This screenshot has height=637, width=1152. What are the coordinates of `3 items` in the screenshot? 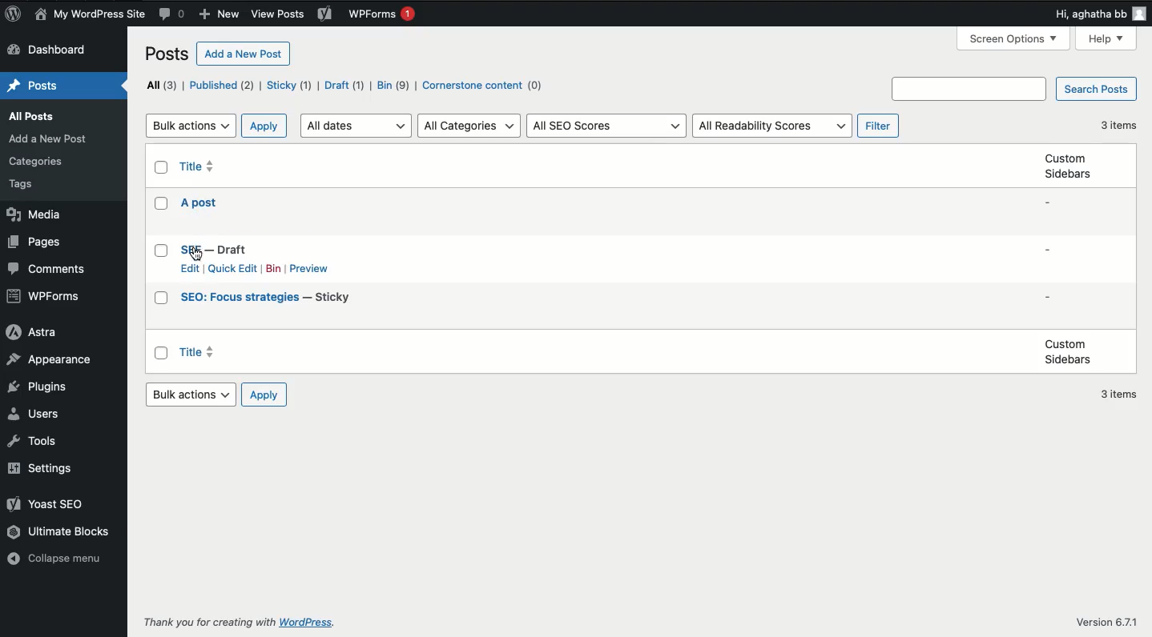 It's located at (1119, 127).